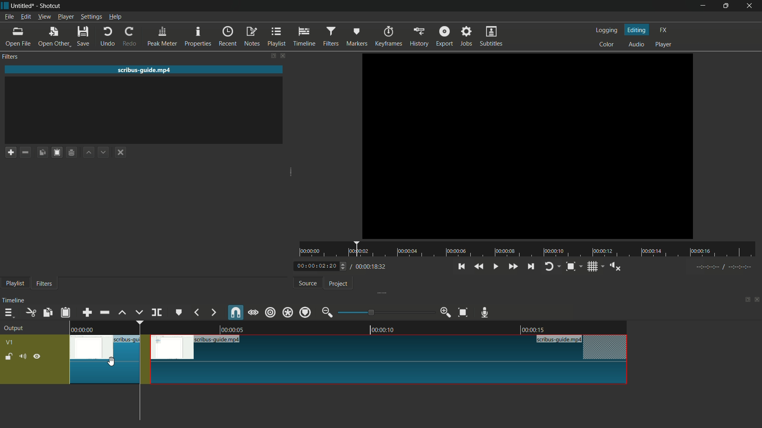  Describe the element at coordinates (57, 153) in the screenshot. I see `paste filters` at that location.